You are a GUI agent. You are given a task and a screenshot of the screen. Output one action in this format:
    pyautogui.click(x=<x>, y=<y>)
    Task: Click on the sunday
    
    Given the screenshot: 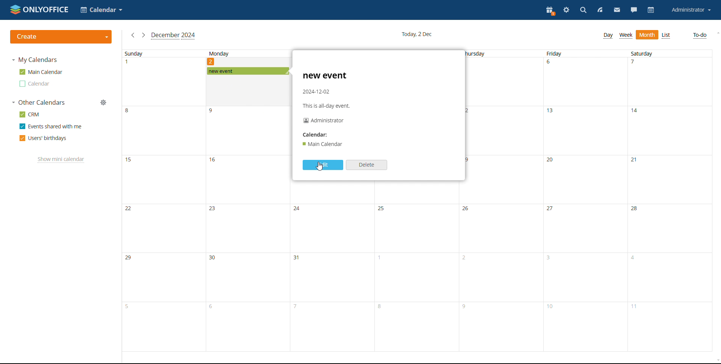 What is the action you would take?
    pyautogui.click(x=164, y=200)
    